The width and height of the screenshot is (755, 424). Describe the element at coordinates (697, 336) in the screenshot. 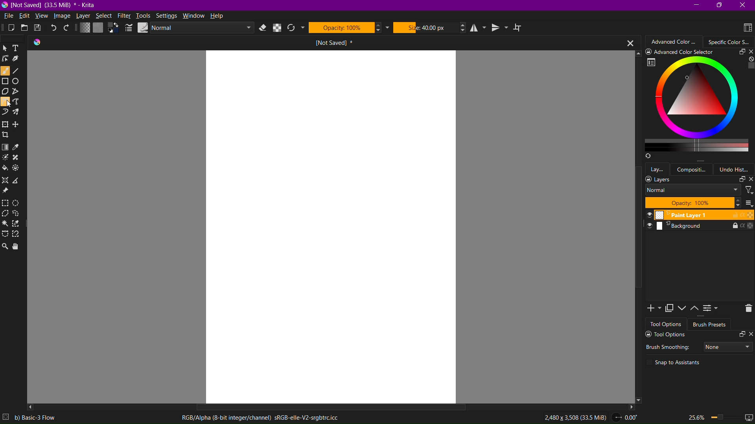

I see `Tool Options` at that location.